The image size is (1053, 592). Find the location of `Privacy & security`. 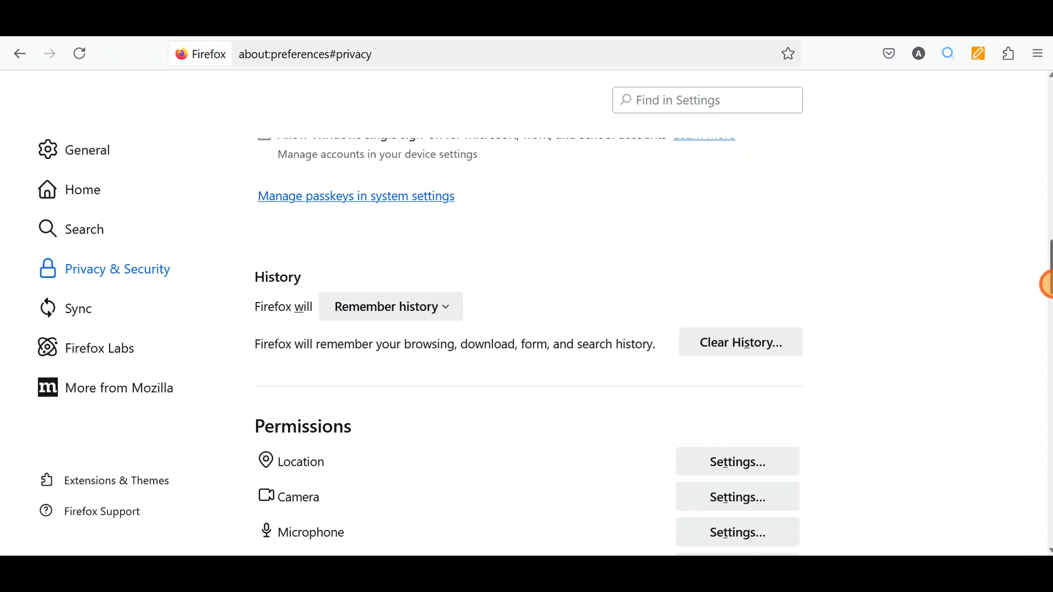

Privacy & security is located at coordinates (133, 267).